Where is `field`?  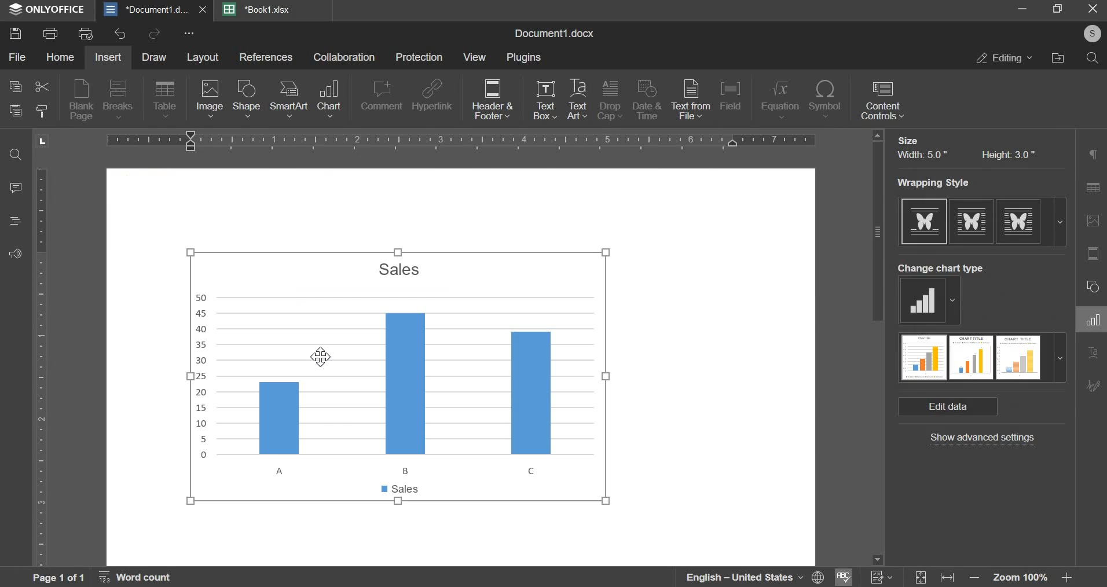 field is located at coordinates (734, 100).